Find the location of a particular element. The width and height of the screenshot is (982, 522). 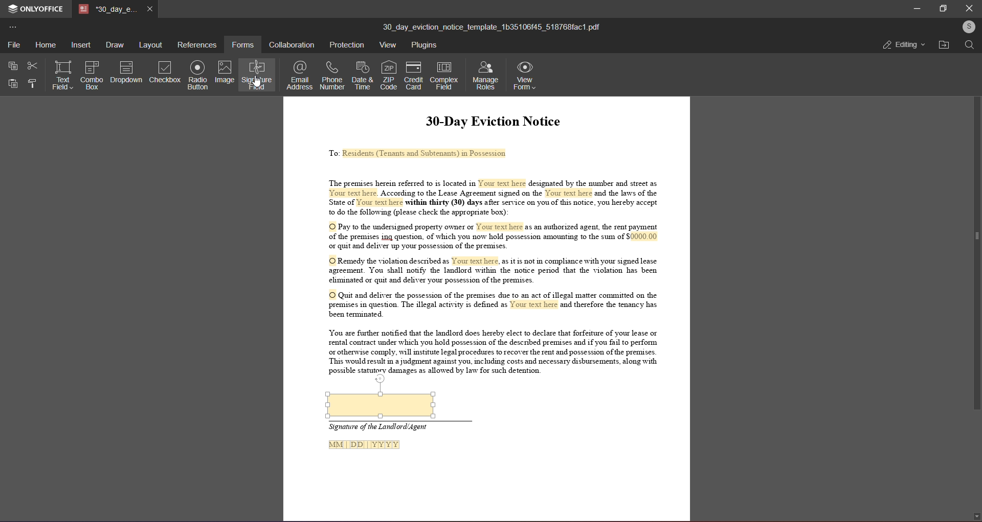

credit card is located at coordinates (412, 76).